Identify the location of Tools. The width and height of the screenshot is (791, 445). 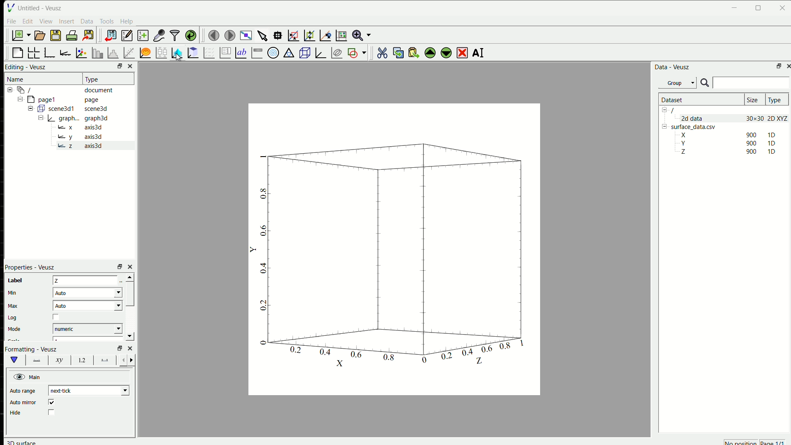
(108, 21).